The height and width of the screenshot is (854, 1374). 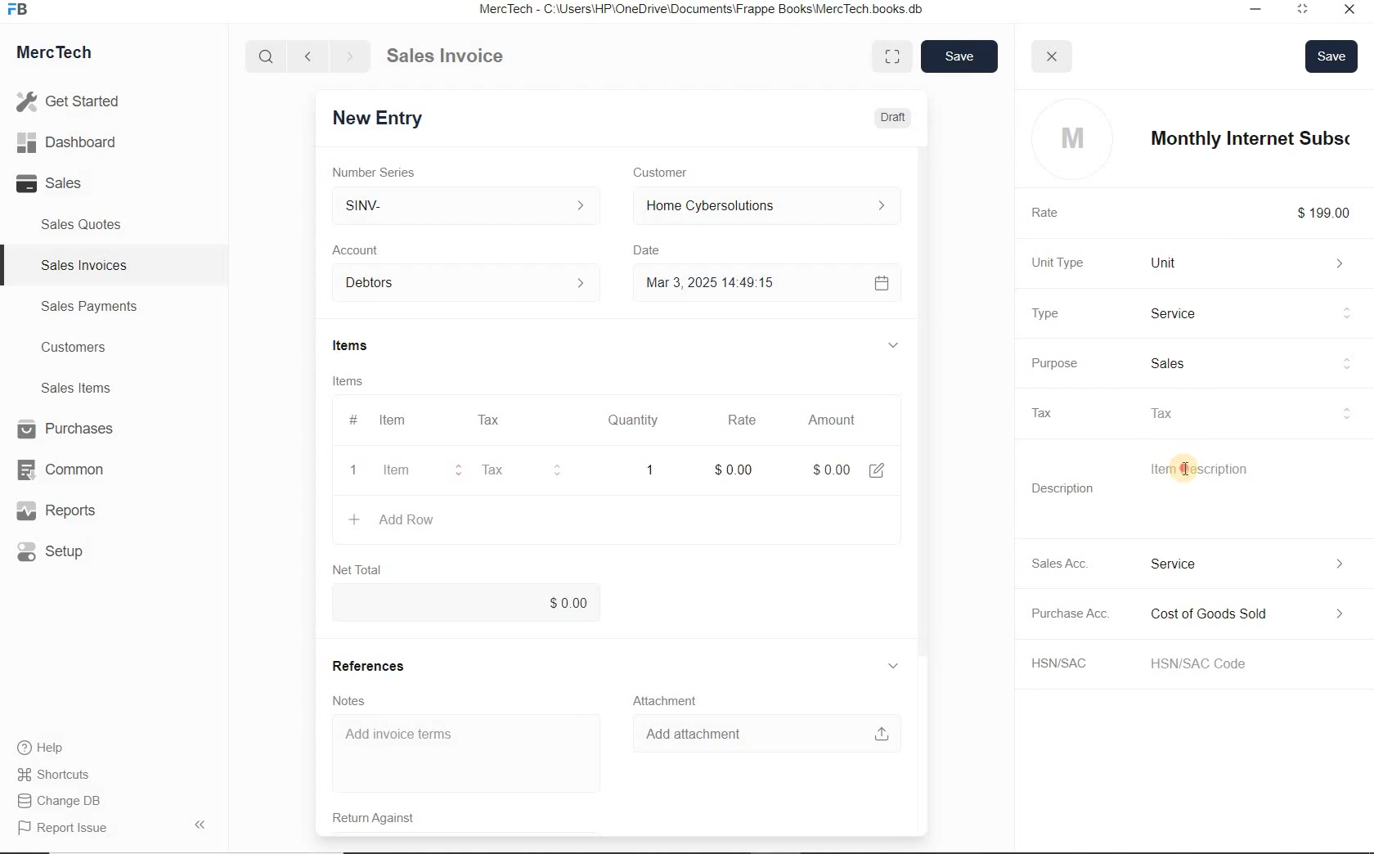 What do you see at coordinates (466, 205) in the screenshot?
I see `SINV-` at bounding box center [466, 205].